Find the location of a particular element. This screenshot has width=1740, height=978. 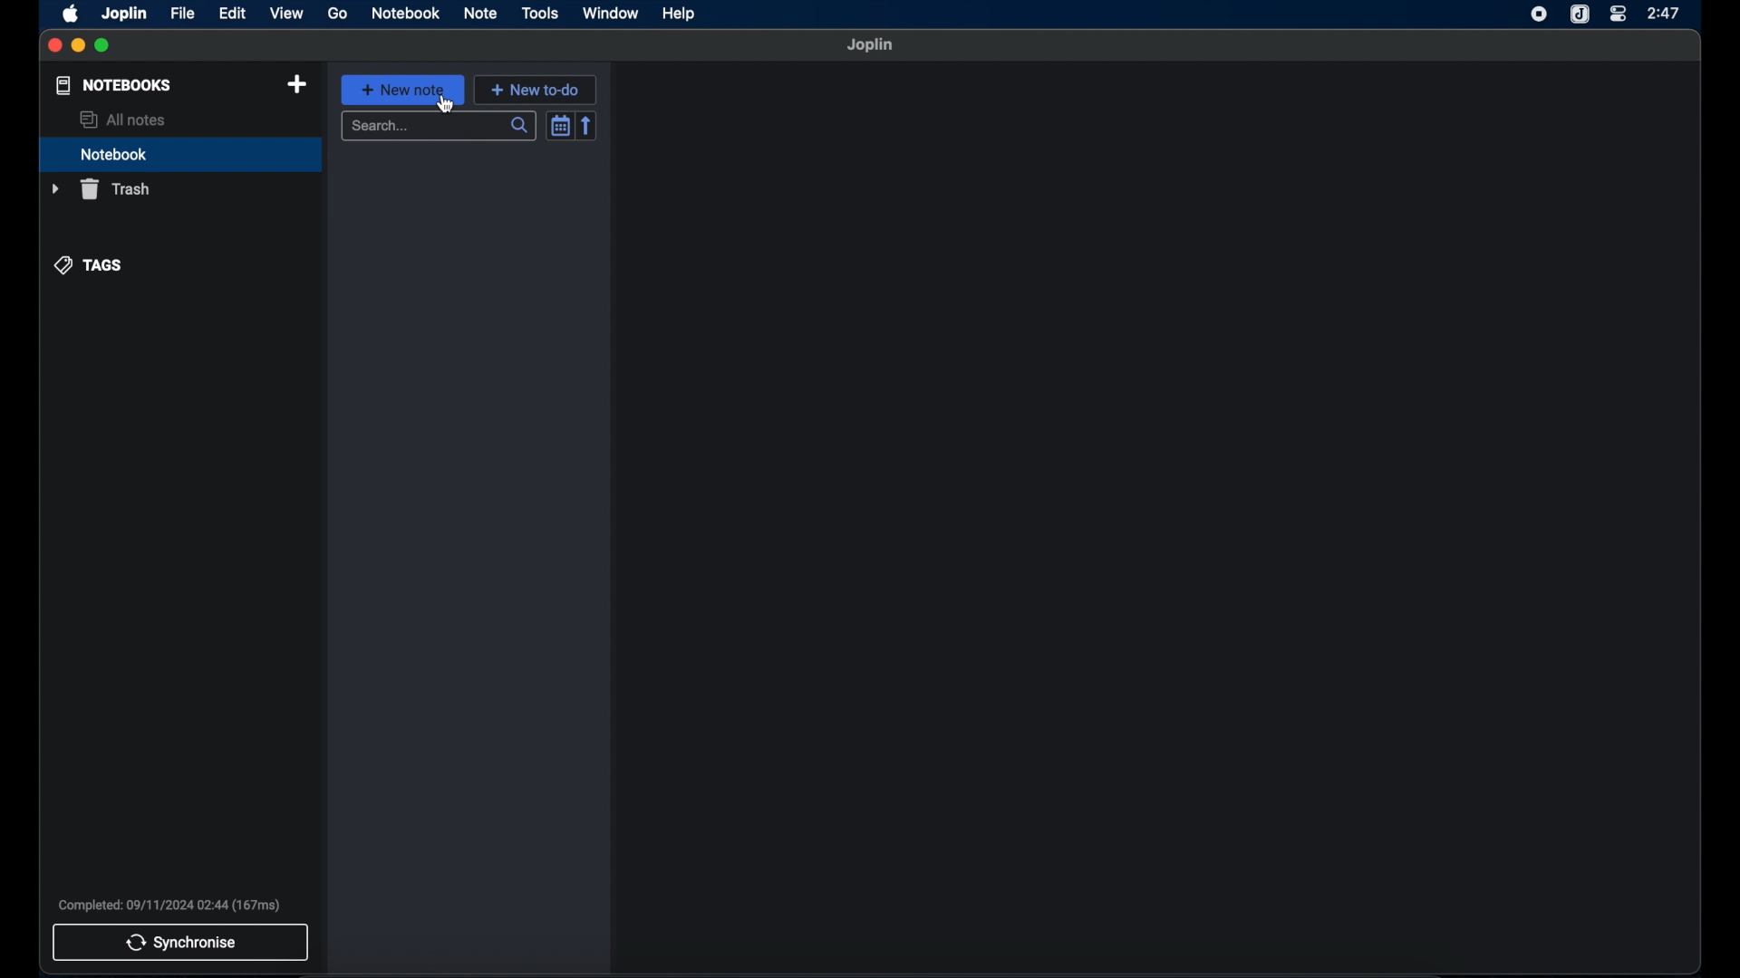

new to-do is located at coordinates (537, 89).